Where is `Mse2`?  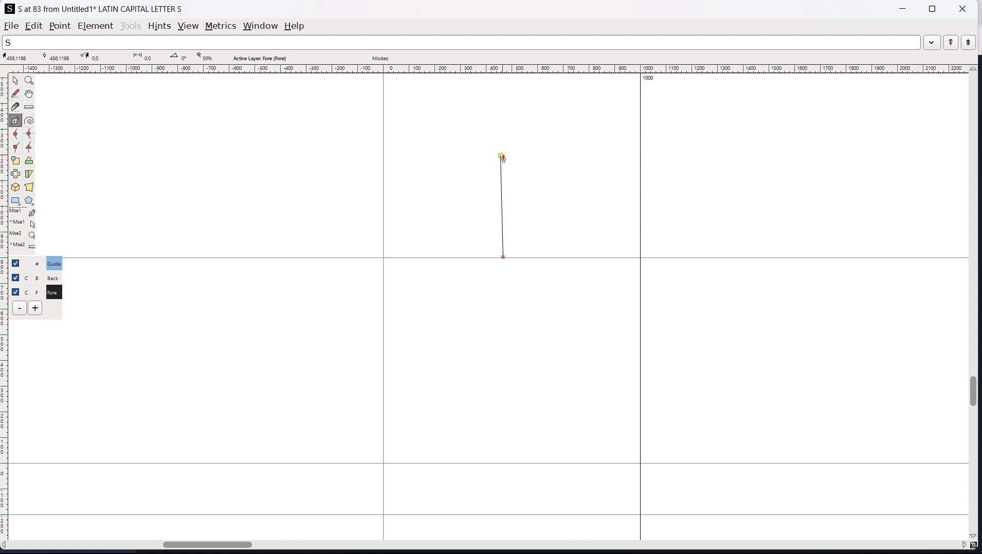
Mse2 is located at coordinates (24, 234).